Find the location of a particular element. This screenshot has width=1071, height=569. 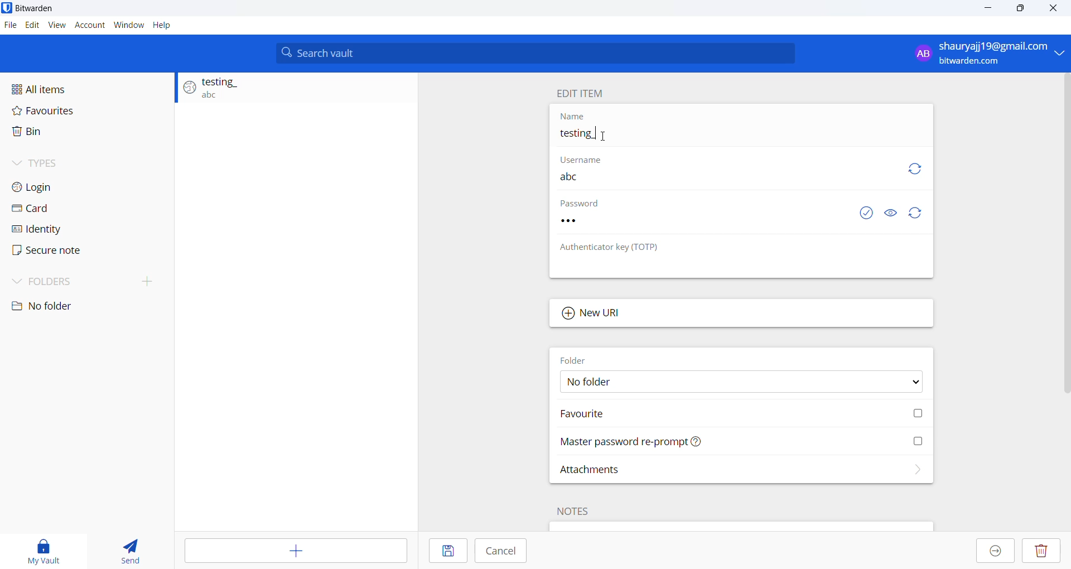

Edit name heading is located at coordinates (583, 94).